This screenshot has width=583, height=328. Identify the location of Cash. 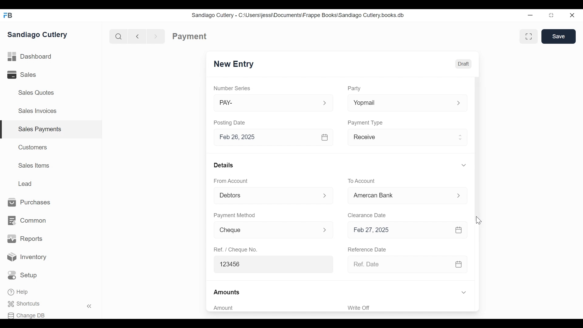
(401, 196).